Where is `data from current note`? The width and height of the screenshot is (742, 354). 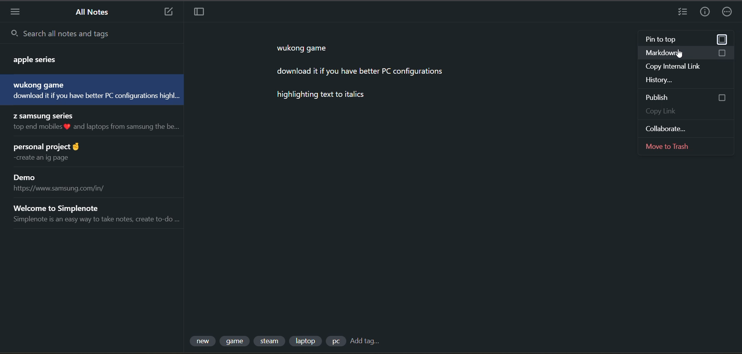 data from current note is located at coordinates (359, 77).